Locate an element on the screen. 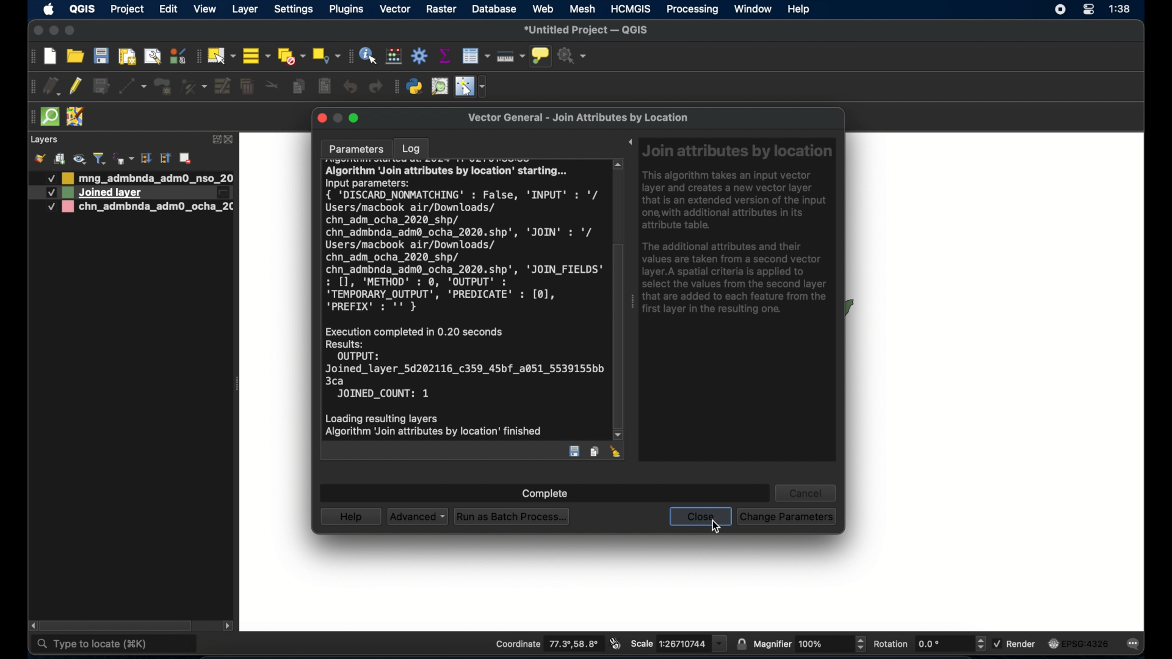 This screenshot has height=659, width=1172. digitizing toolbar is located at coordinates (33, 87).